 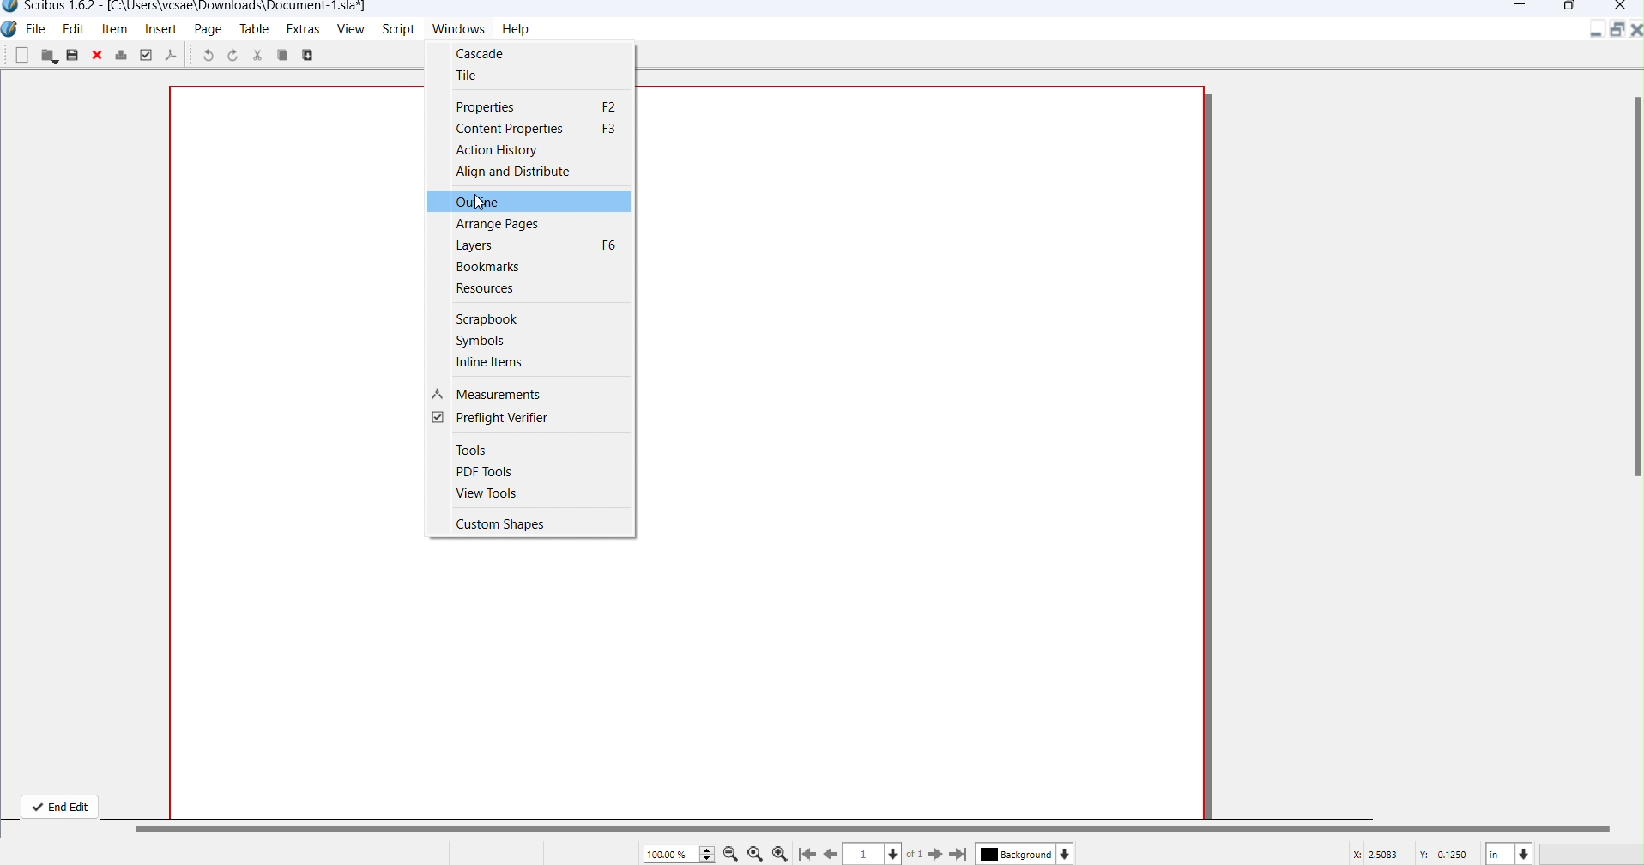 What do you see at coordinates (1524, 7) in the screenshot?
I see `Minimize` at bounding box center [1524, 7].